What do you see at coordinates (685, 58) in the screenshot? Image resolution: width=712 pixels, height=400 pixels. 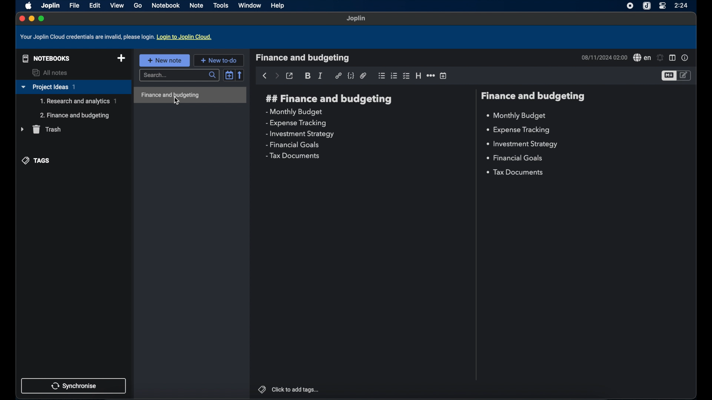 I see `note properties` at bounding box center [685, 58].